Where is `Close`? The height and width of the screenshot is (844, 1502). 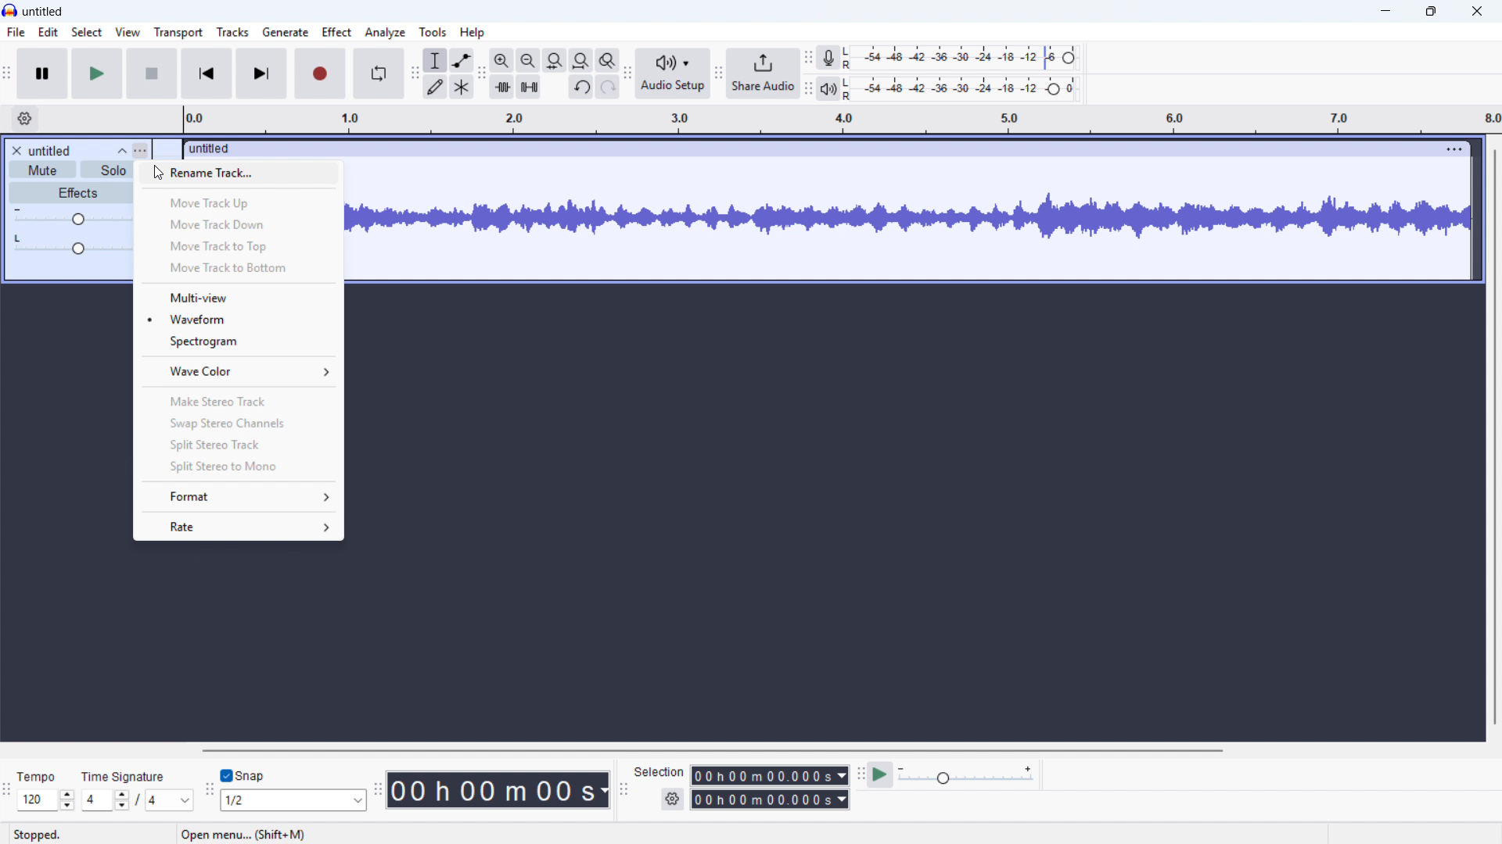 Close is located at coordinates (1477, 13).